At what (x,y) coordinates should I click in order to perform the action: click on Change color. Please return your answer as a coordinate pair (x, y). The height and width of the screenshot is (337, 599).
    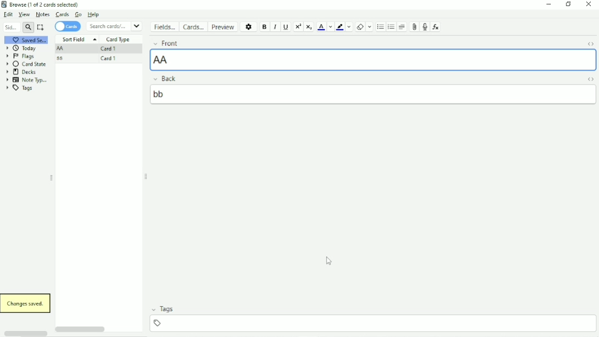
    Looking at the image, I should click on (330, 27).